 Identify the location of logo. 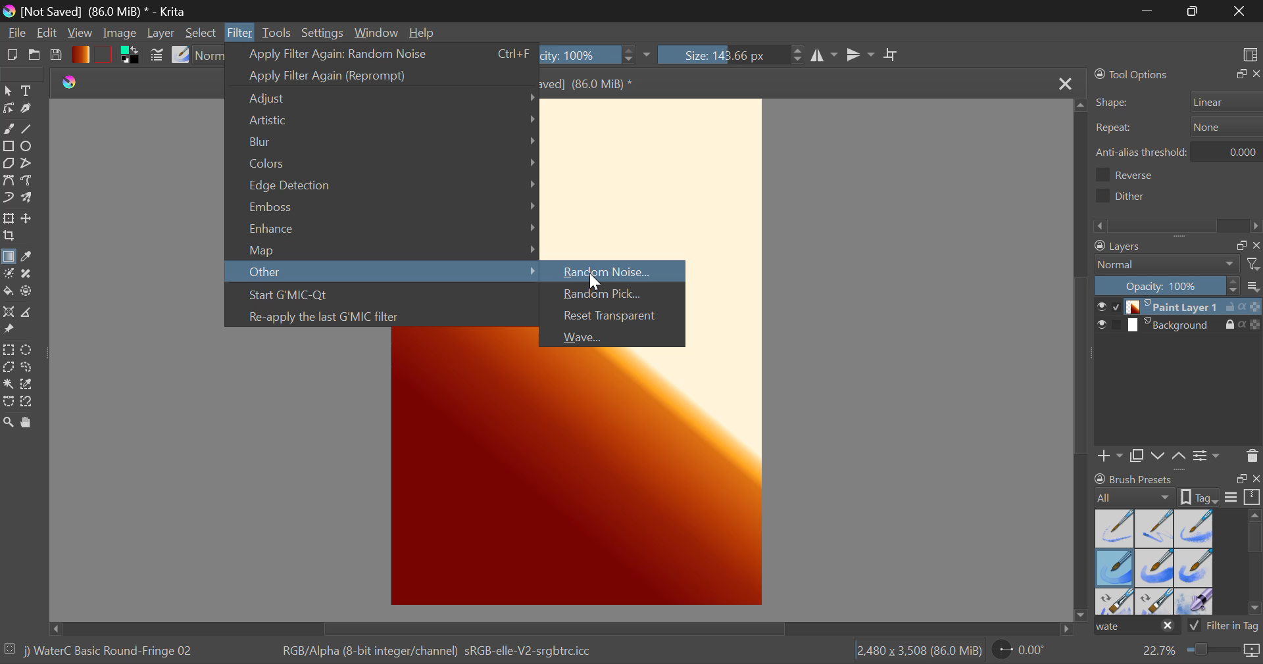
(66, 79).